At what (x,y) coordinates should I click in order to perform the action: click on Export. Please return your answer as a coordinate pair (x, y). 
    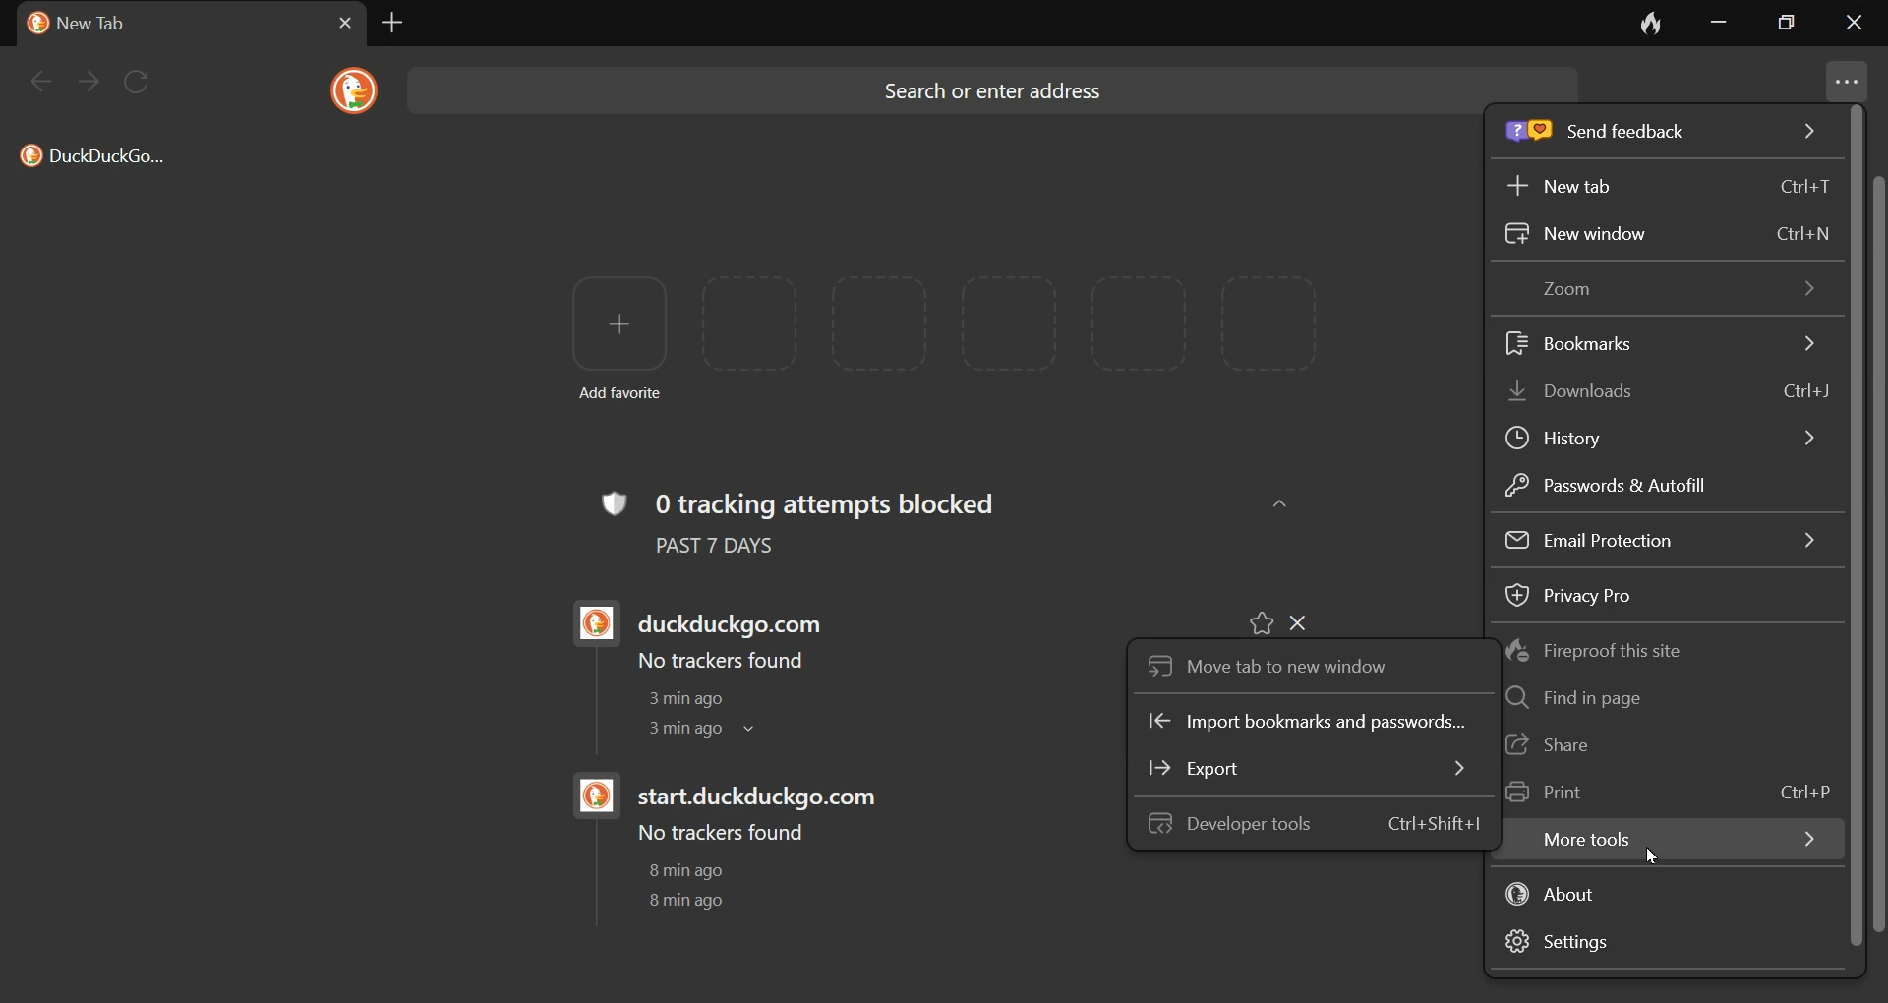
    Looking at the image, I should click on (1305, 769).